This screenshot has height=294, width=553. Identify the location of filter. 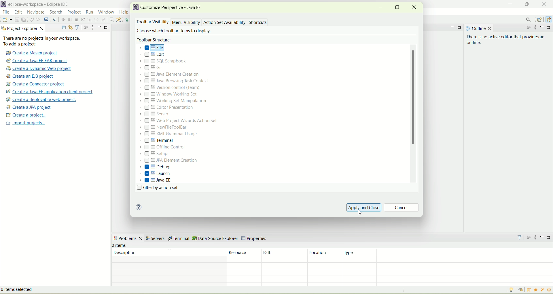
(520, 237).